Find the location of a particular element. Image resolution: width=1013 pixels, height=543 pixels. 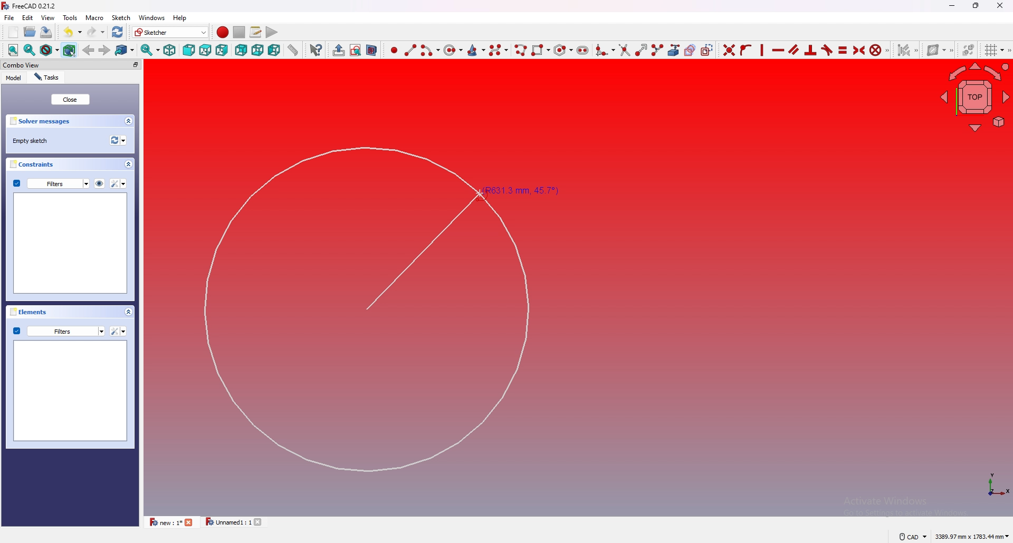

constraint coincident is located at coordinates (729, 49).